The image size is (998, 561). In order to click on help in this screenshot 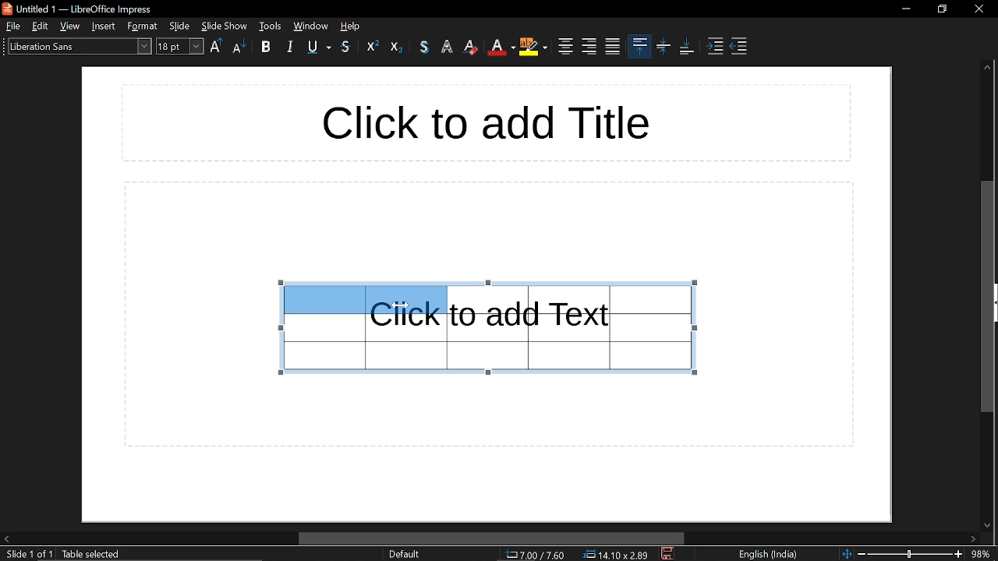, I will do `click(352, 26)`.